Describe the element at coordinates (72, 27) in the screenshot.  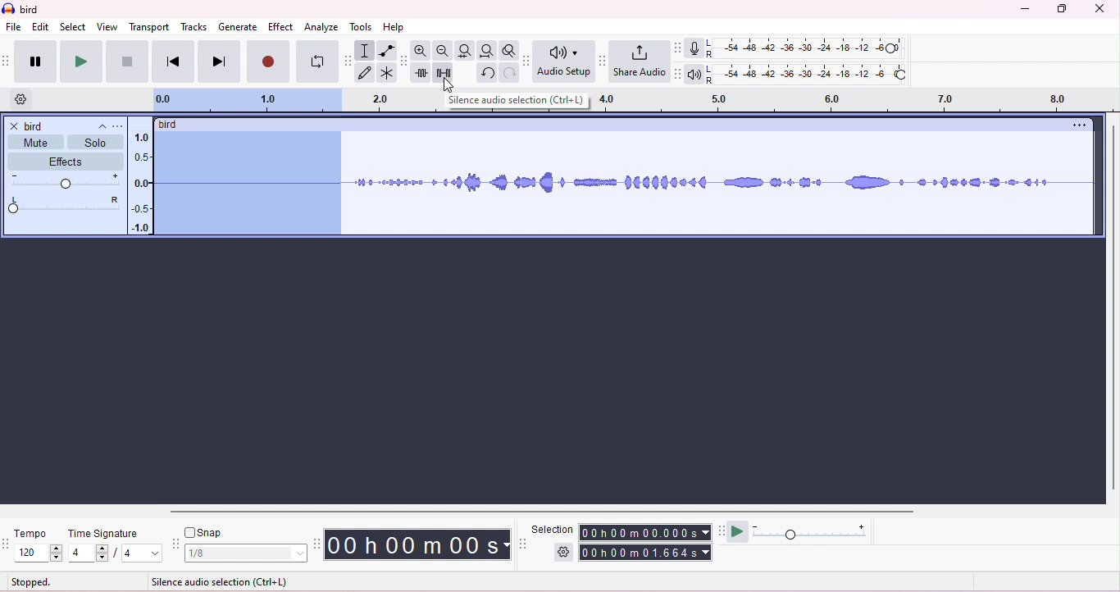
I see `select` at that location.